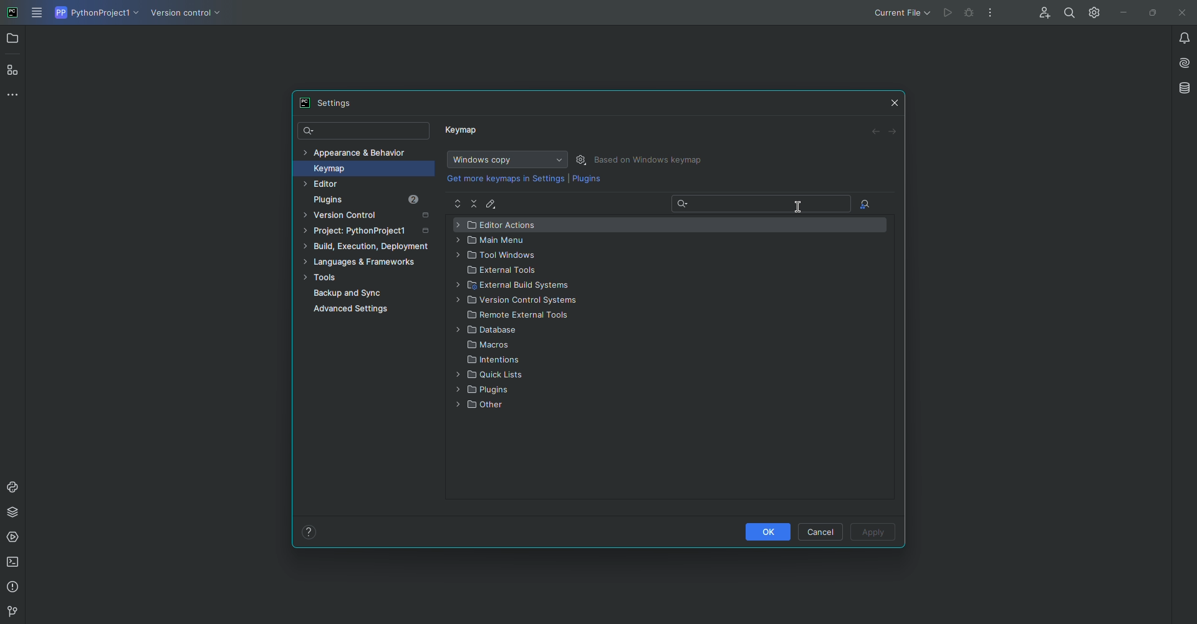 Image resolution: width=1197 pixels, height=624 pixels. What do you see at coordinates (1092, 12) in the screenshot?
I see `Settings` at bounding box center [1092, 12].